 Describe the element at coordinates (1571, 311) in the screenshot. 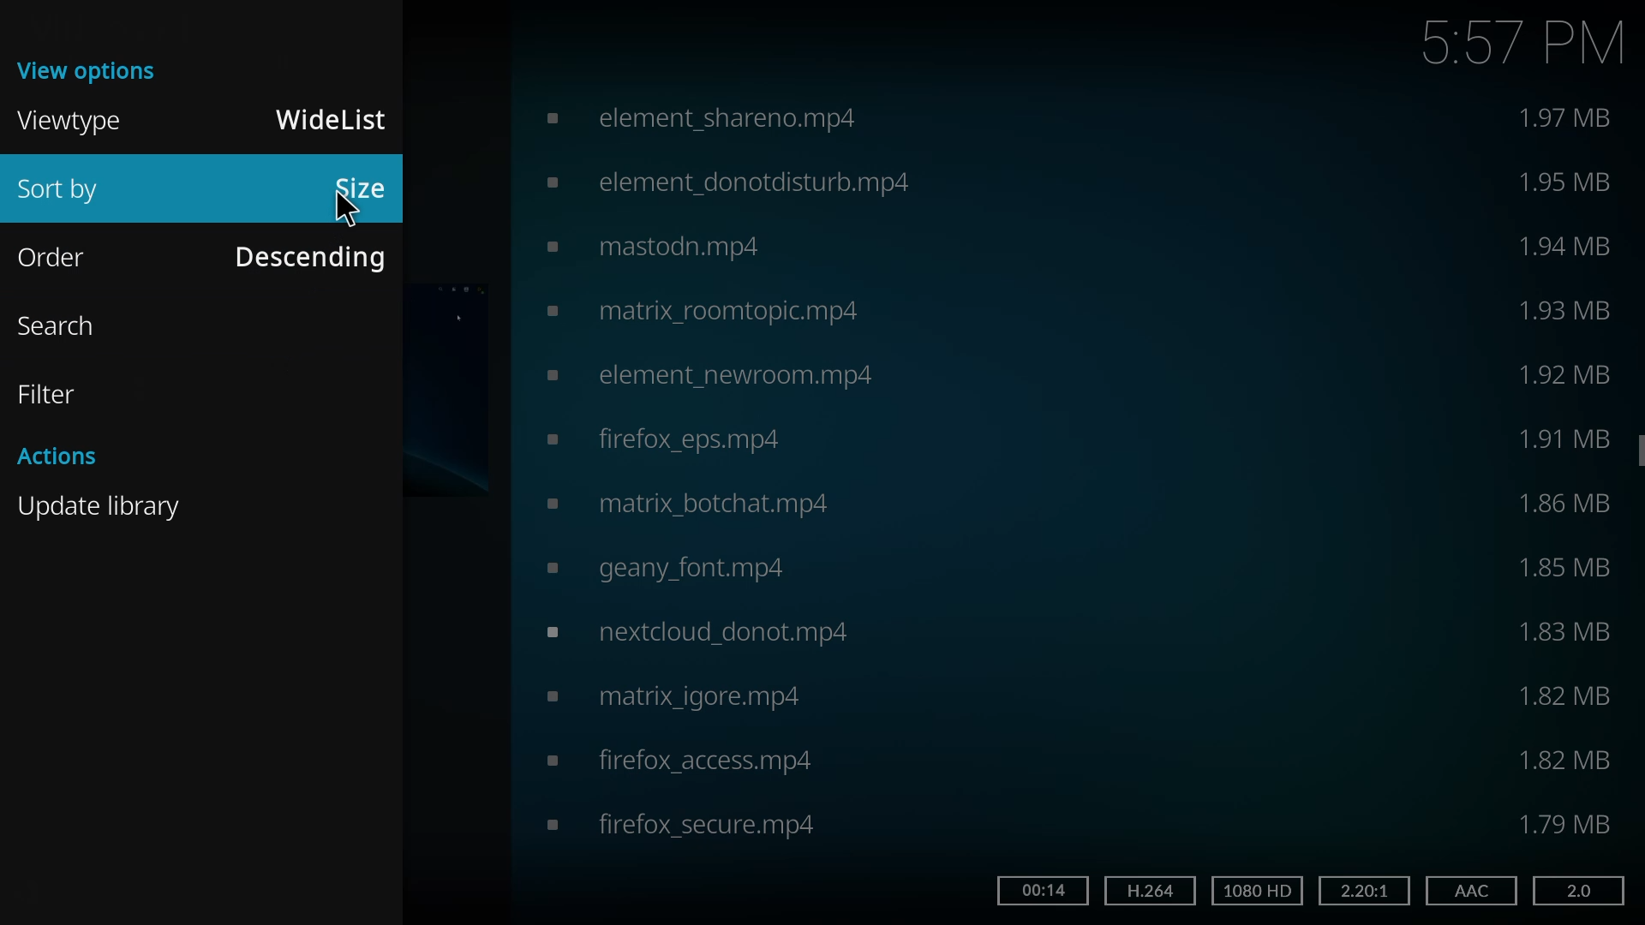

I see `size` at that location.